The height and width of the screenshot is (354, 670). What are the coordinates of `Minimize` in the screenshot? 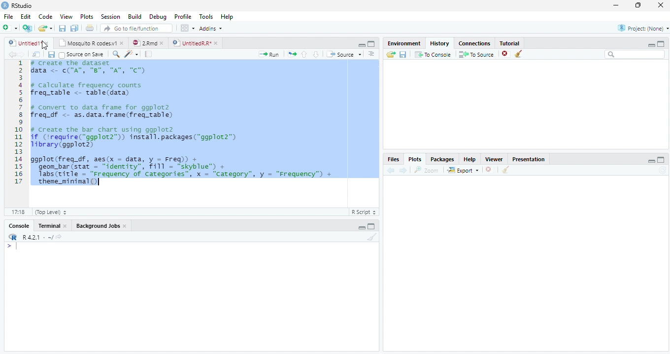 It's located at (651, 45).